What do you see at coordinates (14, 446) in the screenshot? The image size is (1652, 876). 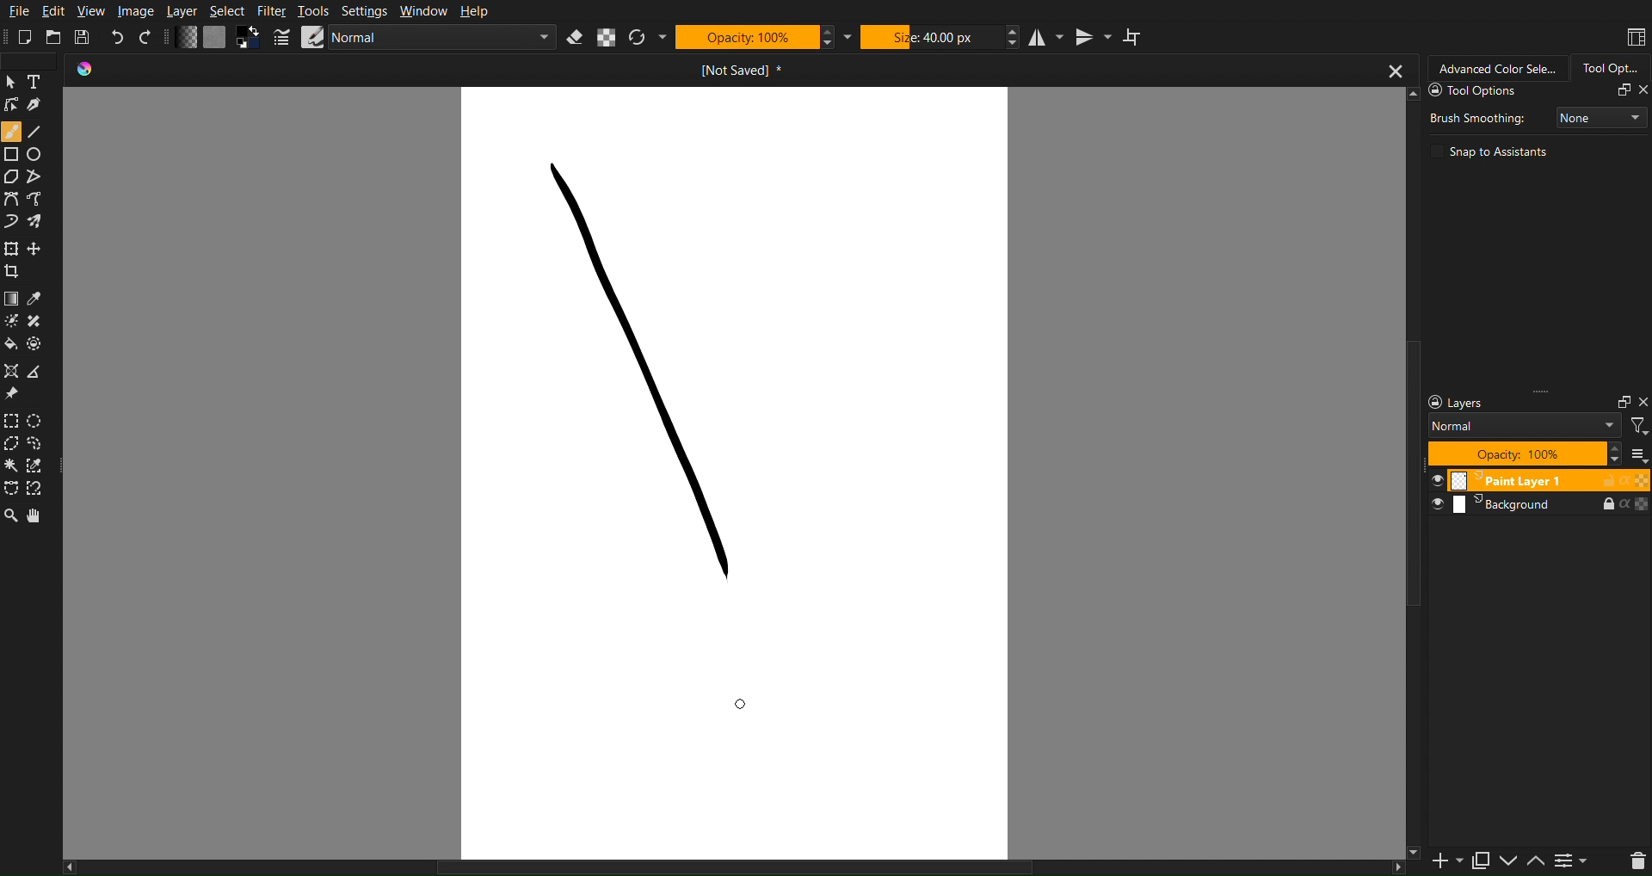 I see `Polygon Marquee Tool` at bounding box center [14, 446].